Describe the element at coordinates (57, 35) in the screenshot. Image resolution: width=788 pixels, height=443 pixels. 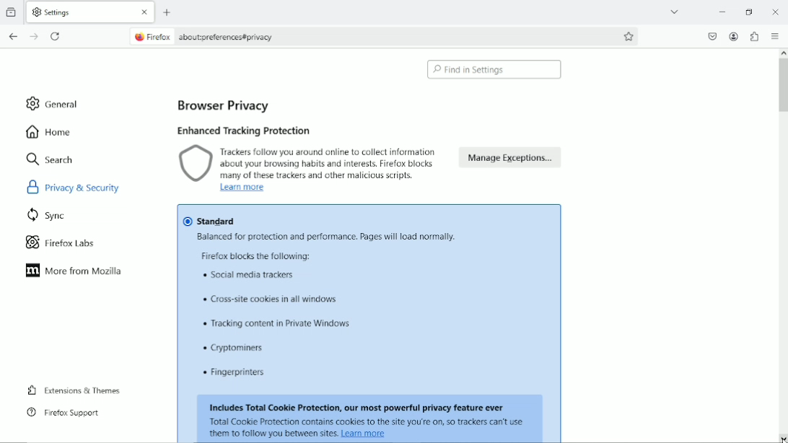
I see `reload current page` at that location.